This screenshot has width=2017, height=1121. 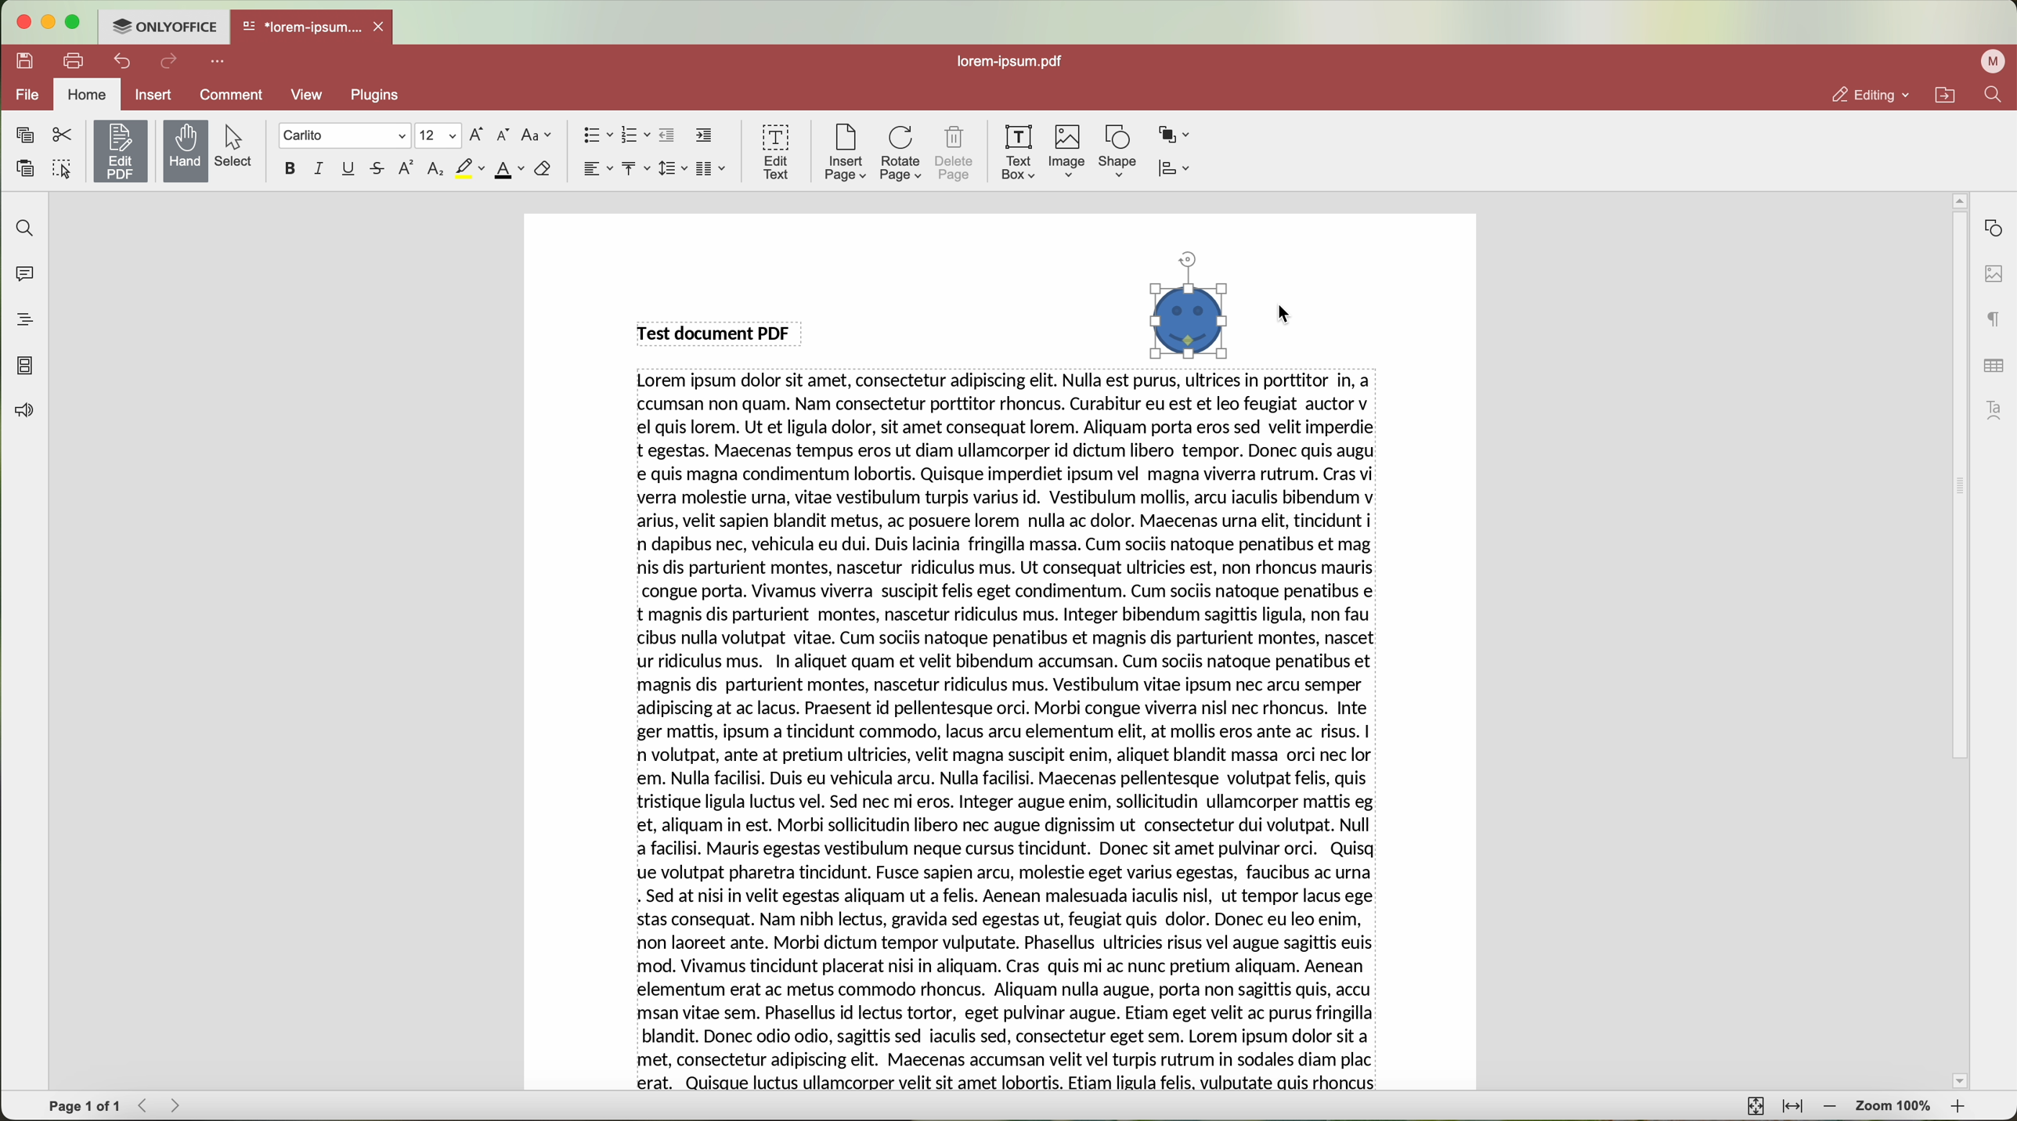 What do you see at coordinates (89, 93) in the screenshot?
I see `home` at bounding box center [89, 93].